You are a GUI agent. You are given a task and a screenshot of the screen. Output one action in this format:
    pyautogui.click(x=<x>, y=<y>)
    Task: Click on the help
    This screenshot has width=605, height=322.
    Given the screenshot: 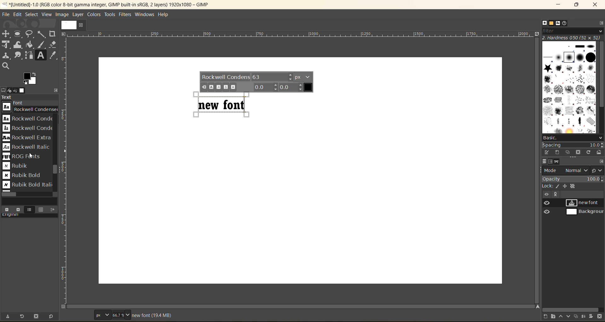 What is the action you would take?
    pyautogui.click(x=165, y=15)
    